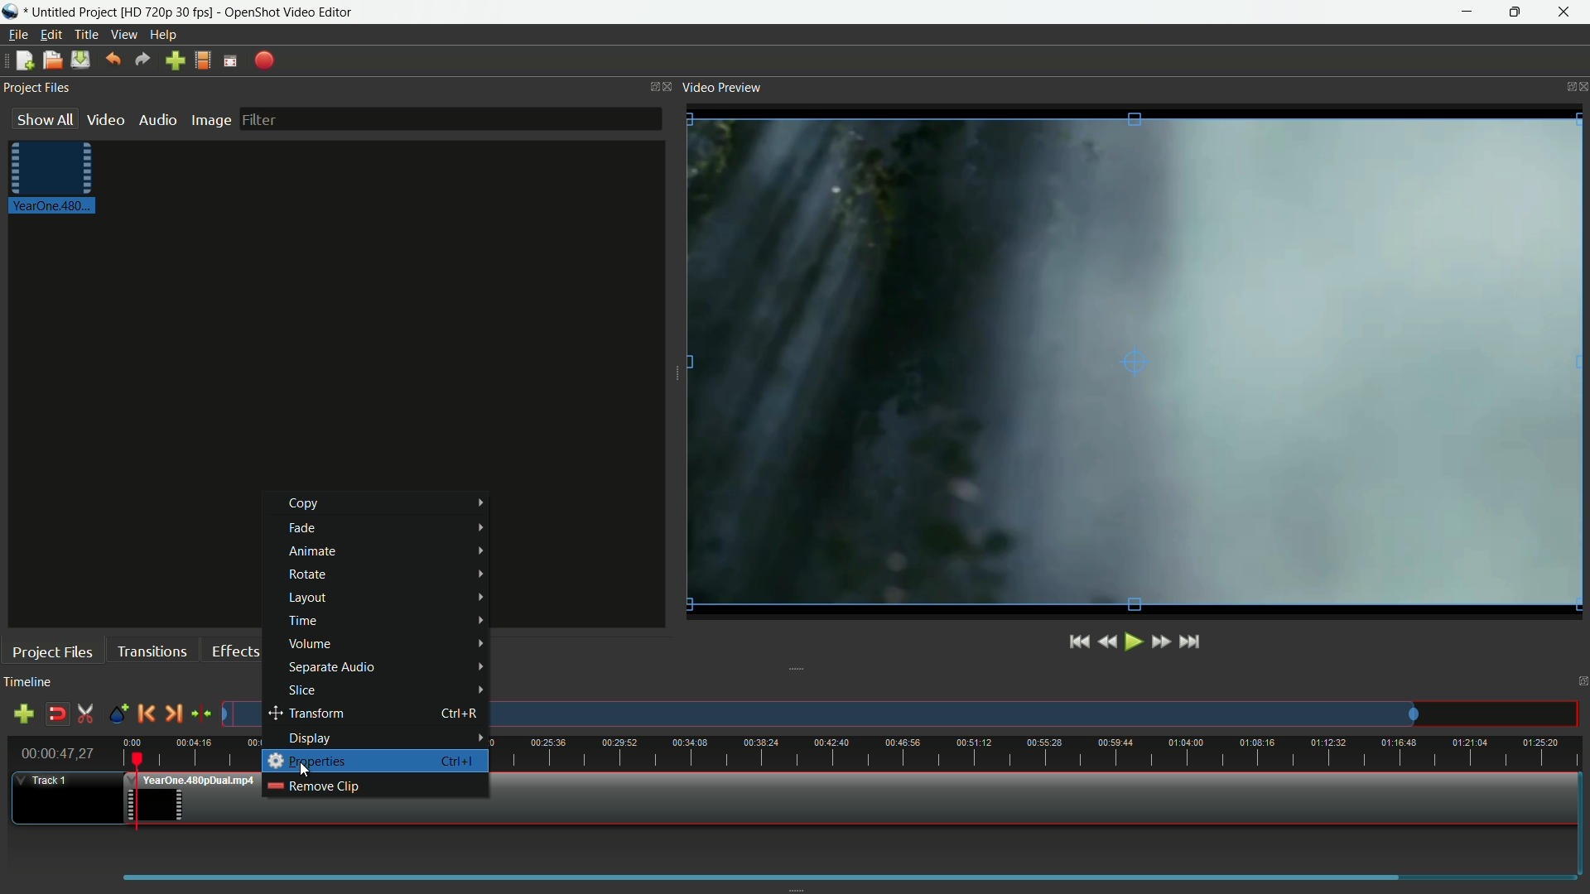  What do you see at coordinates (157, 119) in the screenshot?
I see `audio` at bounding box center [157, 119].